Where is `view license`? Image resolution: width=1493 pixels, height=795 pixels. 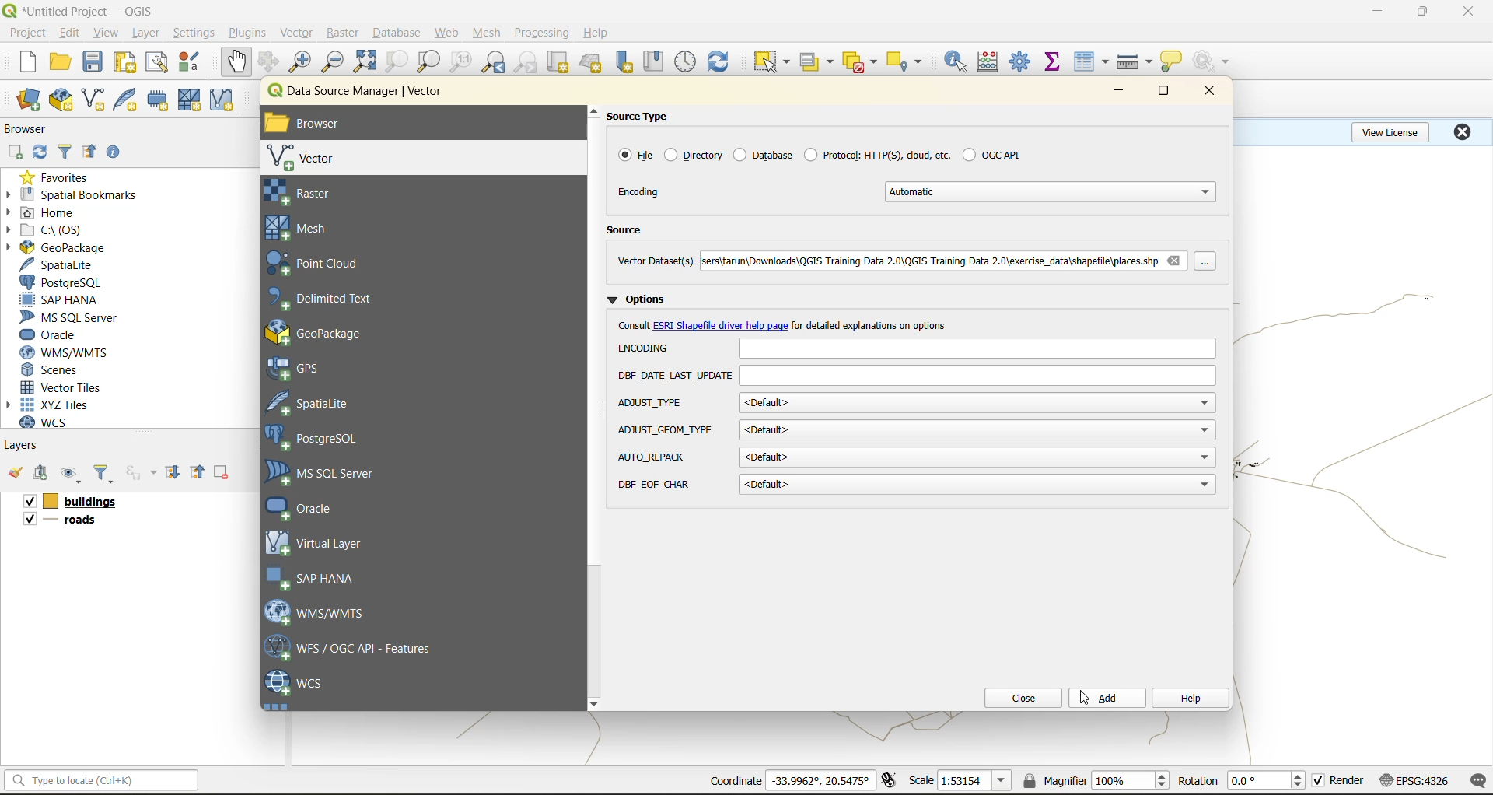 view license is located at coordinates (1393, 130).